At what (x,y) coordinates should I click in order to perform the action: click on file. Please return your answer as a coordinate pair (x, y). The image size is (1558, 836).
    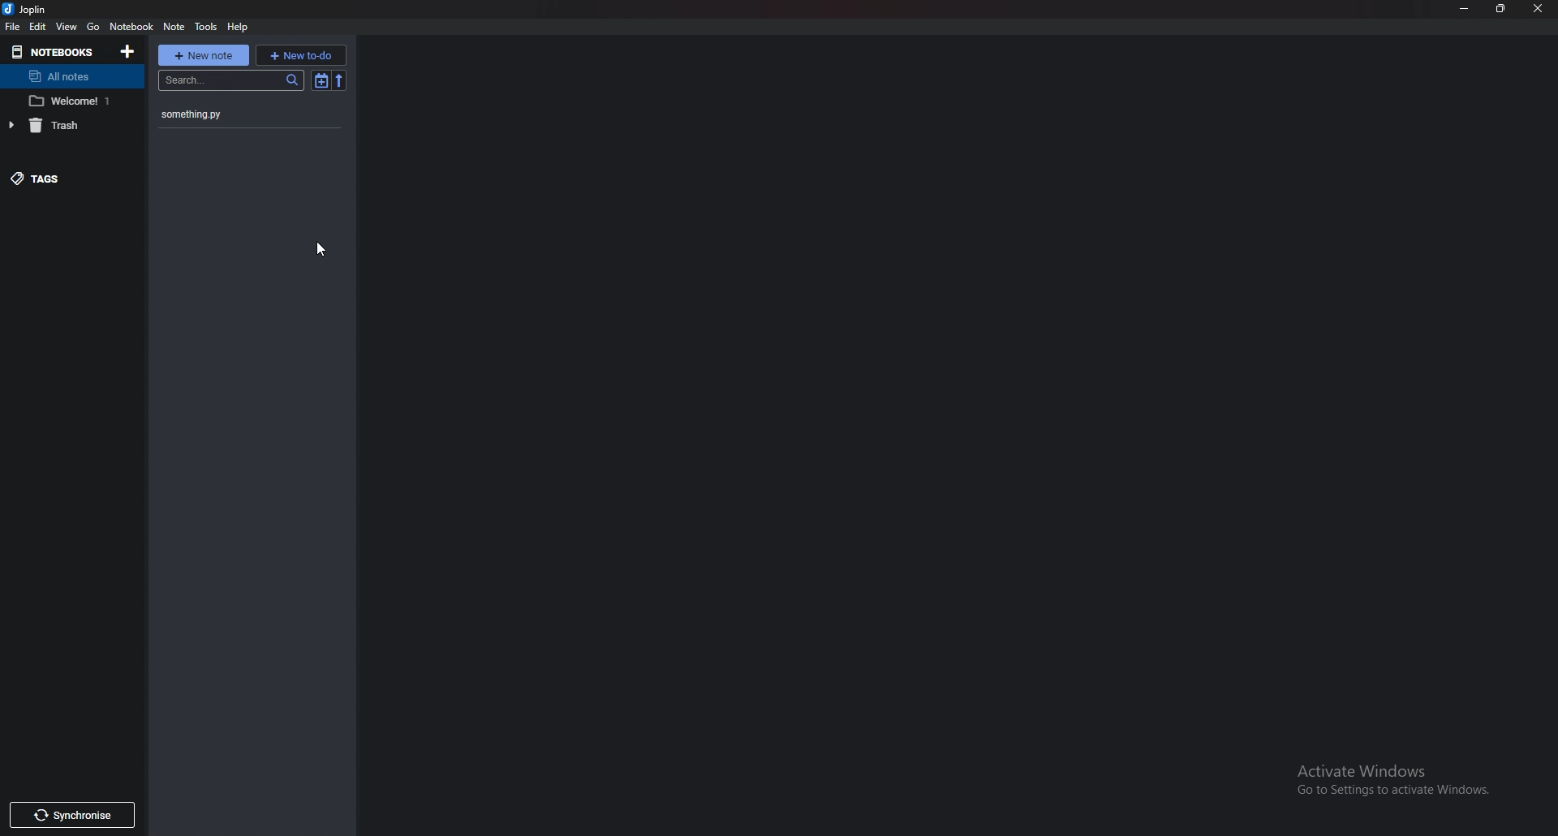
    Looking at the image, I should click on (15, 27).